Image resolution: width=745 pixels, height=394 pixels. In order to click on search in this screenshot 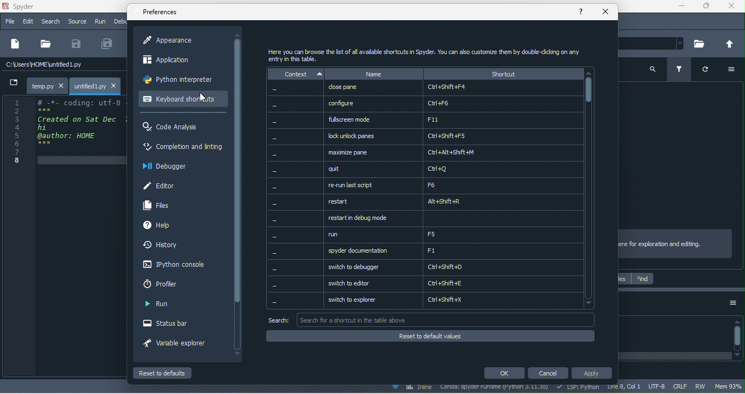, I will do `click(652, 72)`.